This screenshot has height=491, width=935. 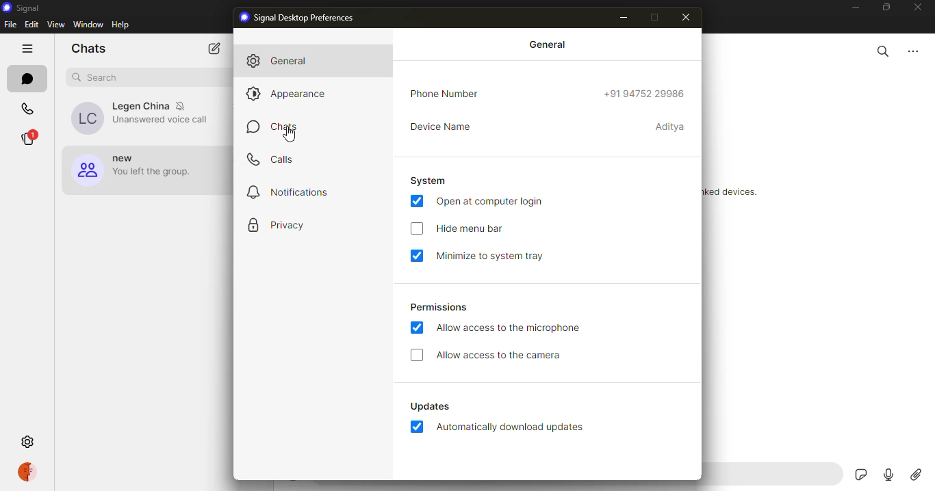 I want to click on phone number, so click(x=447, y=93).